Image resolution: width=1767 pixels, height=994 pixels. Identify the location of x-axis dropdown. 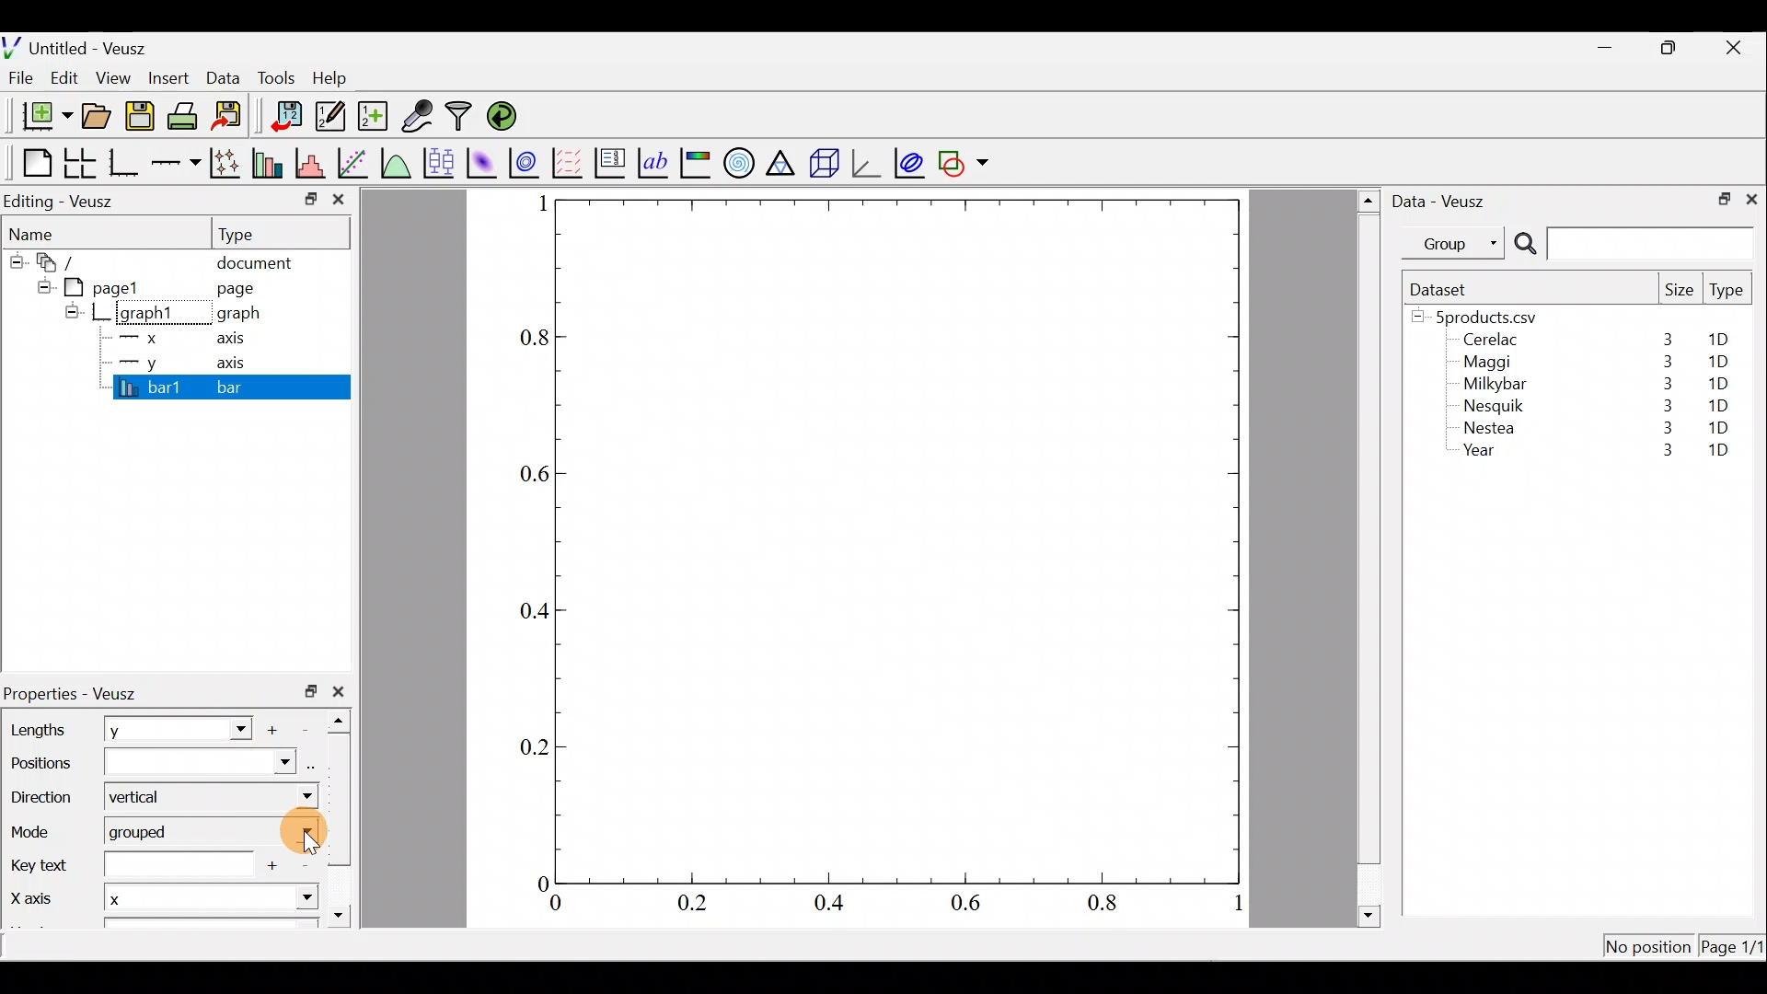
(287, 906).